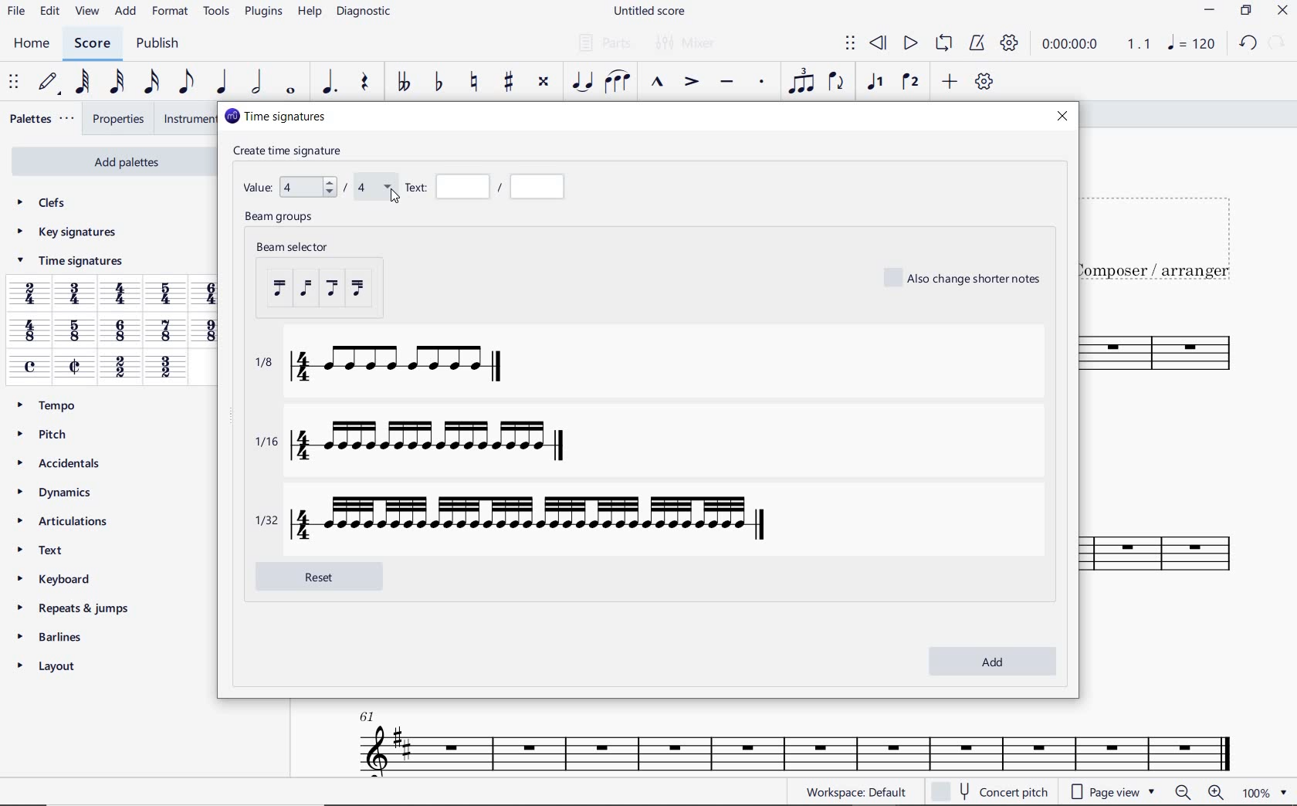 This screenshot has height=806, width=1297. Describe the element at coordinates (604, 42) in the screenshot. I see `PARTS` at that location.